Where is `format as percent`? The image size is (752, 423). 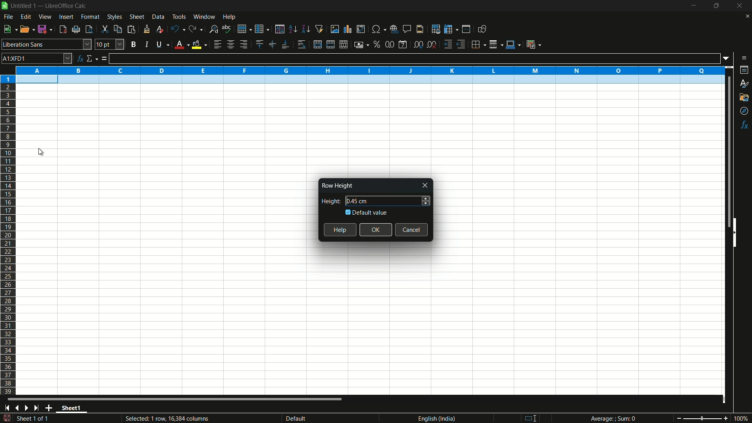 format as percent is located at coordinates (377, 44).